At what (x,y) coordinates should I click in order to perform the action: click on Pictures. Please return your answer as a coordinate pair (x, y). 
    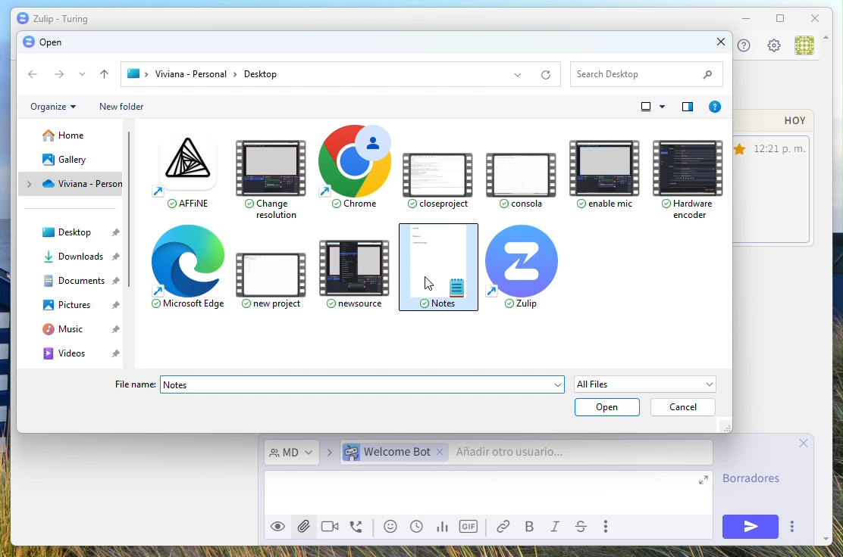
    Looking at the image, I should click on (82, 306).